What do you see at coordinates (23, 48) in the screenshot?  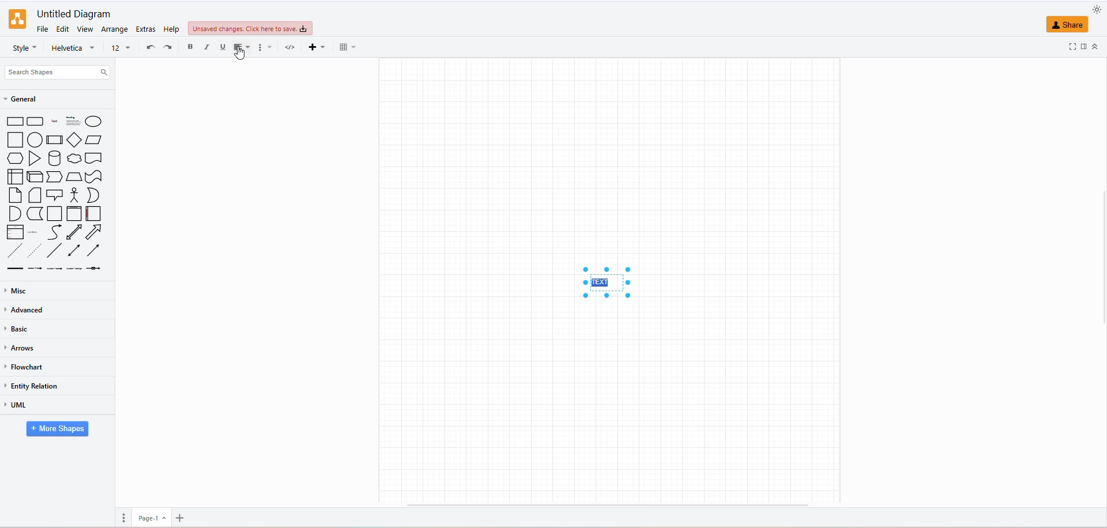 I see `styles` at bounding box center [23, 48].